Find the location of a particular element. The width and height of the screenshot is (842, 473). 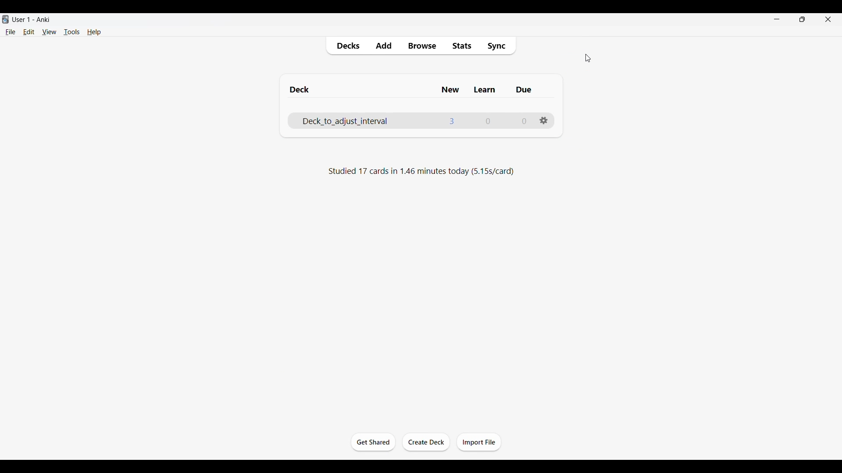

Number of new cards is located at coordinates (451, 121).